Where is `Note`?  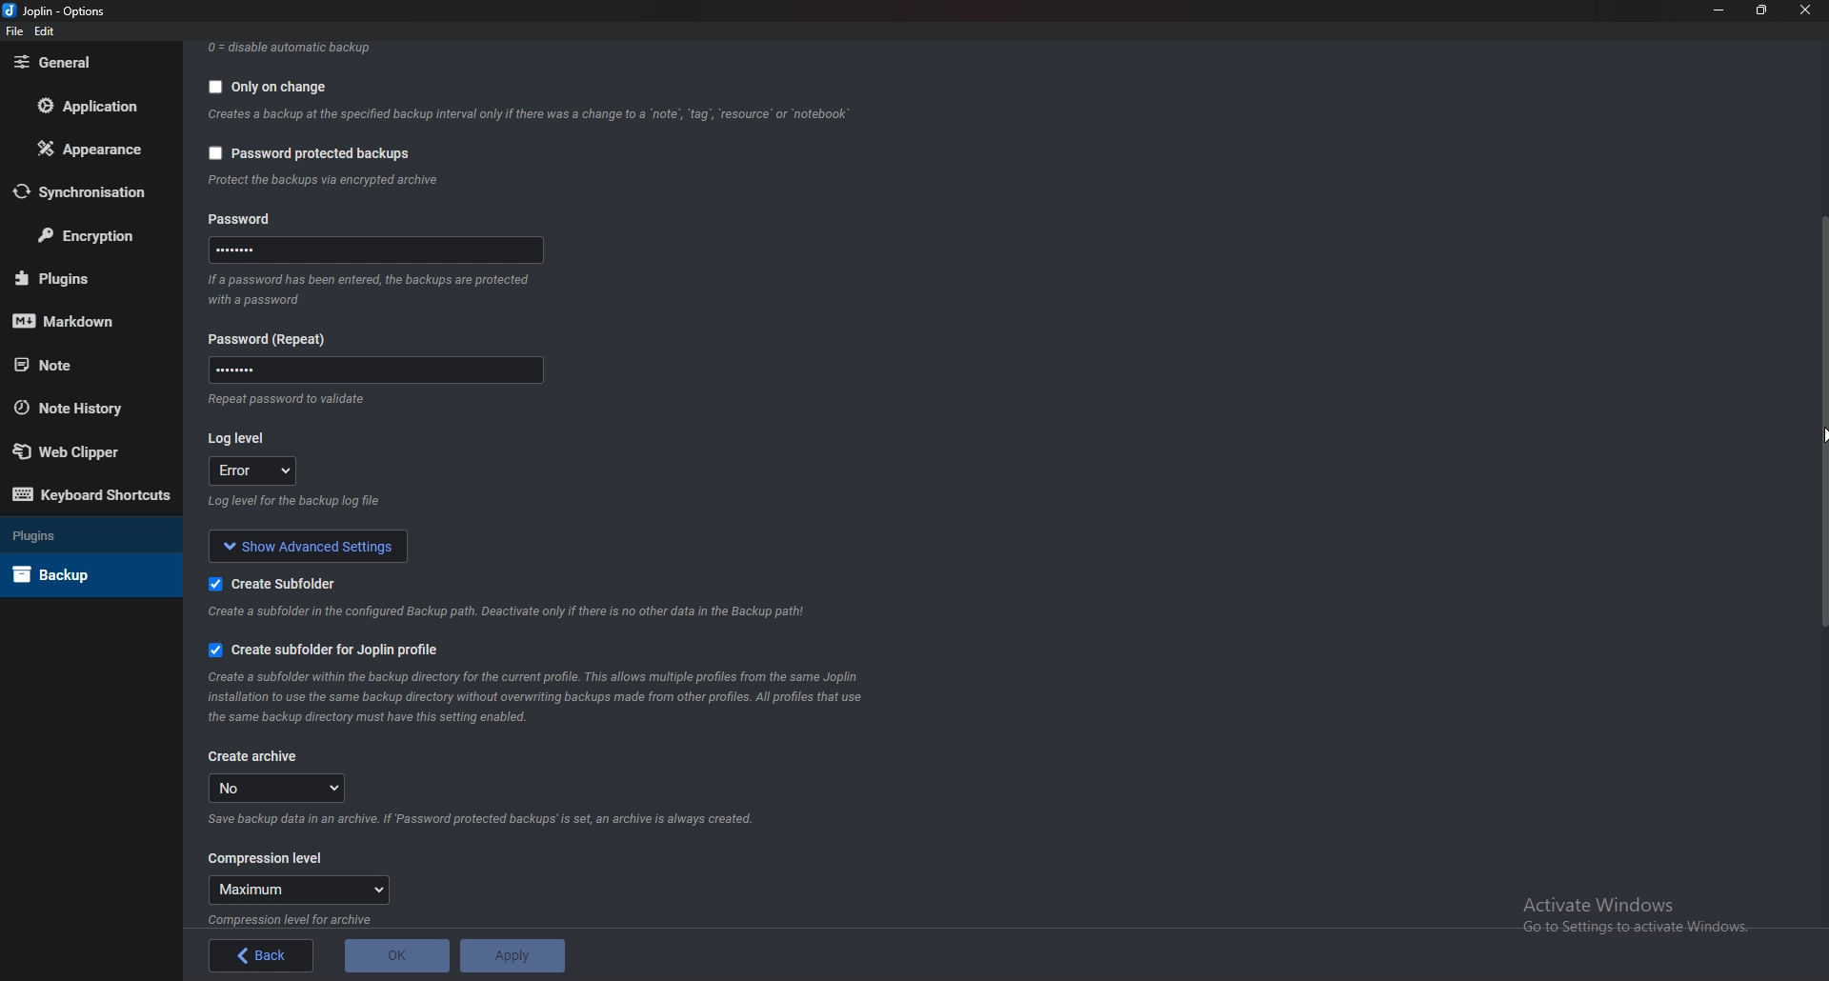
Note is located at coordinates (85, 363).